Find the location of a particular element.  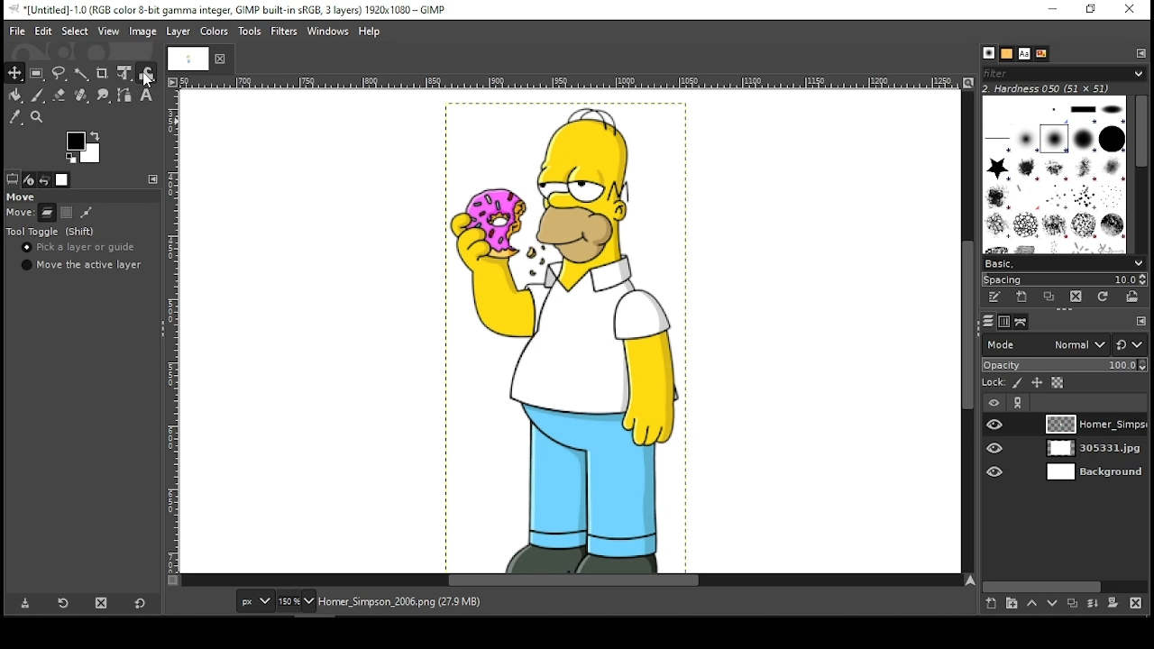

undo history is located at coordinates (44, 179).